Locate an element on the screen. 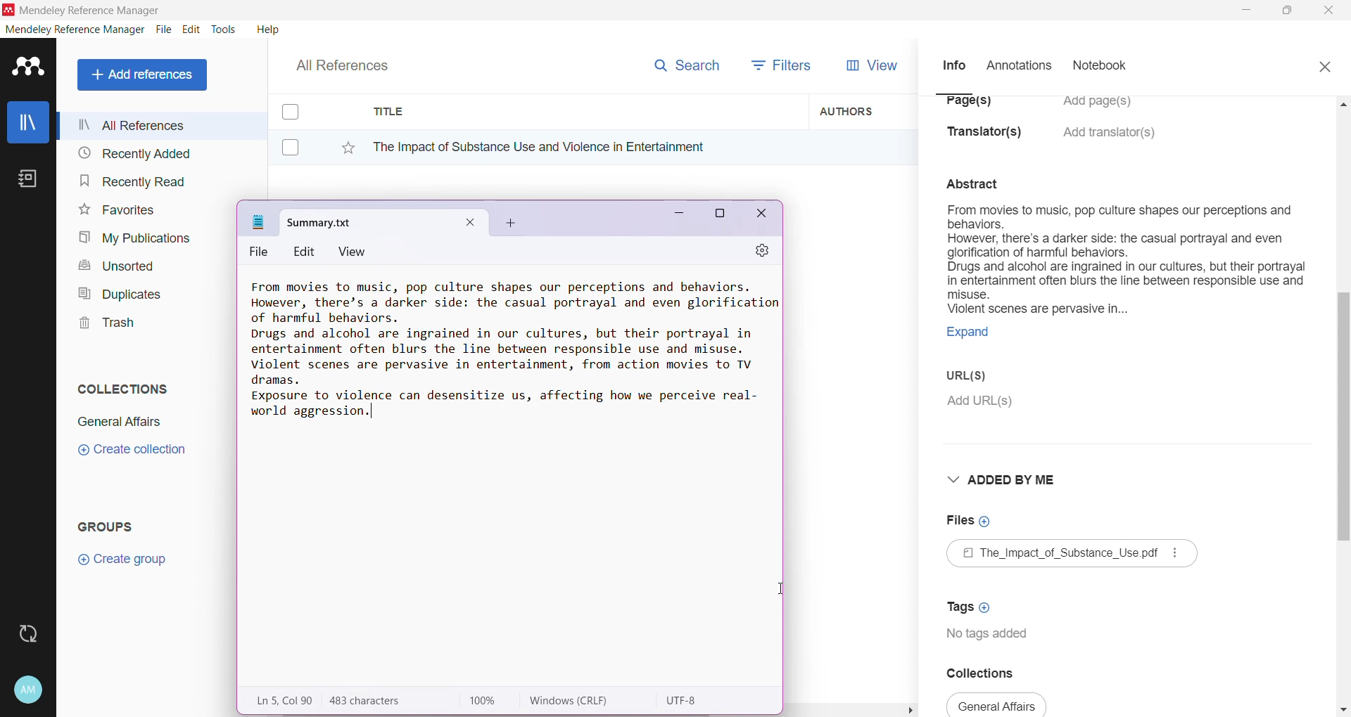 The width and height of the screenshot is (1351, 717). Recently Read is located at coordinates (132, 181).